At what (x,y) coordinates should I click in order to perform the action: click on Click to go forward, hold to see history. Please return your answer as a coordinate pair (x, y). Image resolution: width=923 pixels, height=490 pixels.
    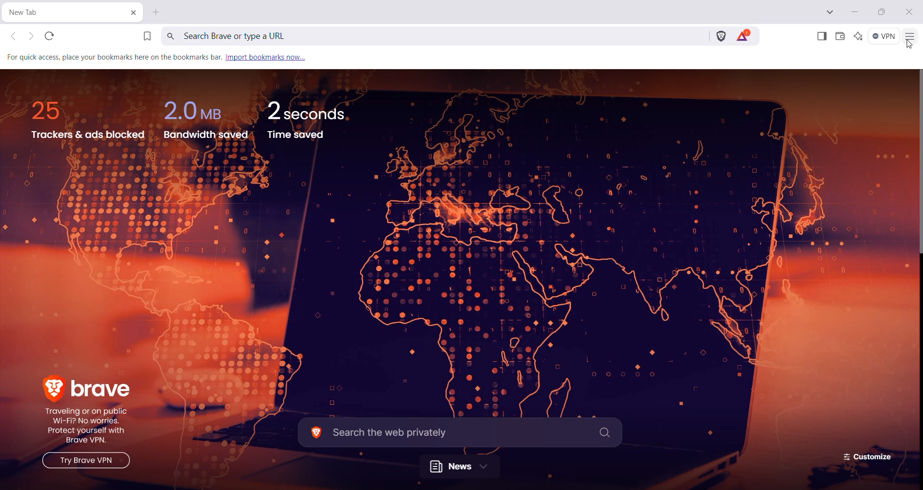
    Looking at the image, I should click on (30, 37).